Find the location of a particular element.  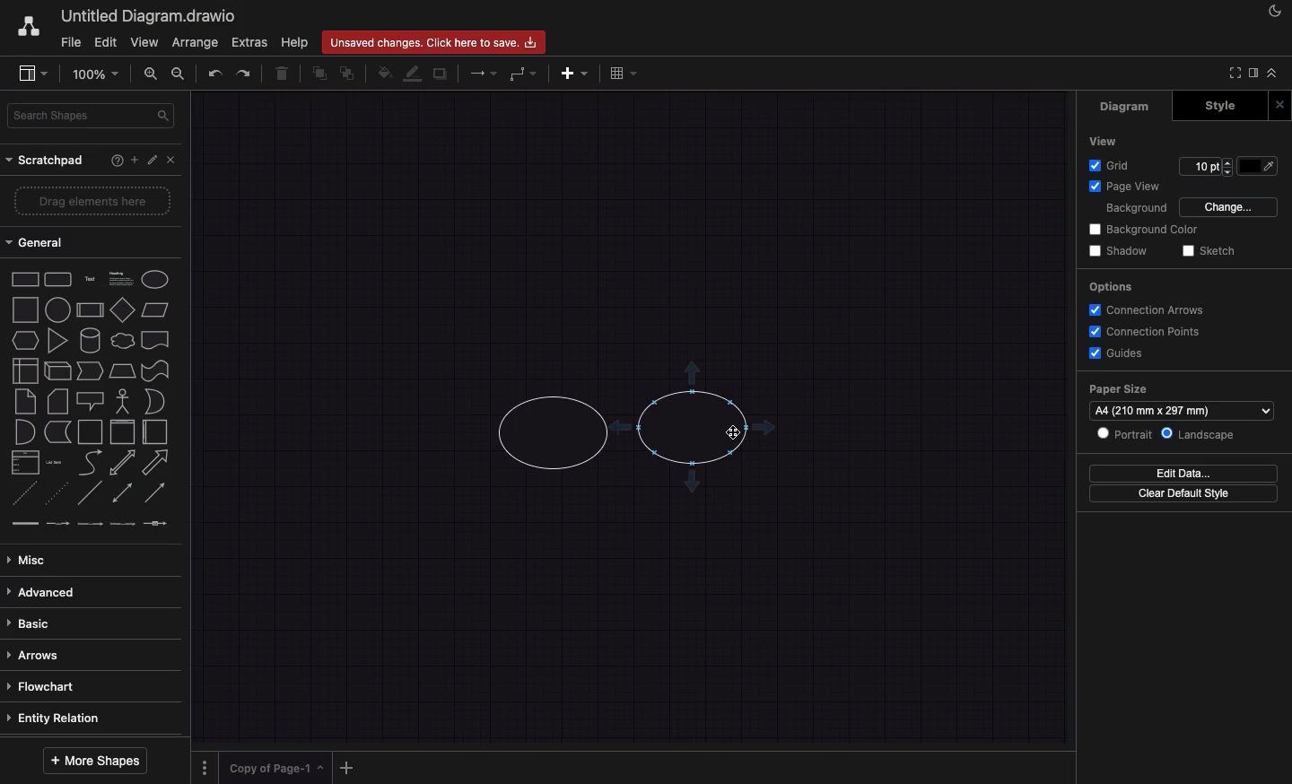

cloud is located at coordinates (124, 341).